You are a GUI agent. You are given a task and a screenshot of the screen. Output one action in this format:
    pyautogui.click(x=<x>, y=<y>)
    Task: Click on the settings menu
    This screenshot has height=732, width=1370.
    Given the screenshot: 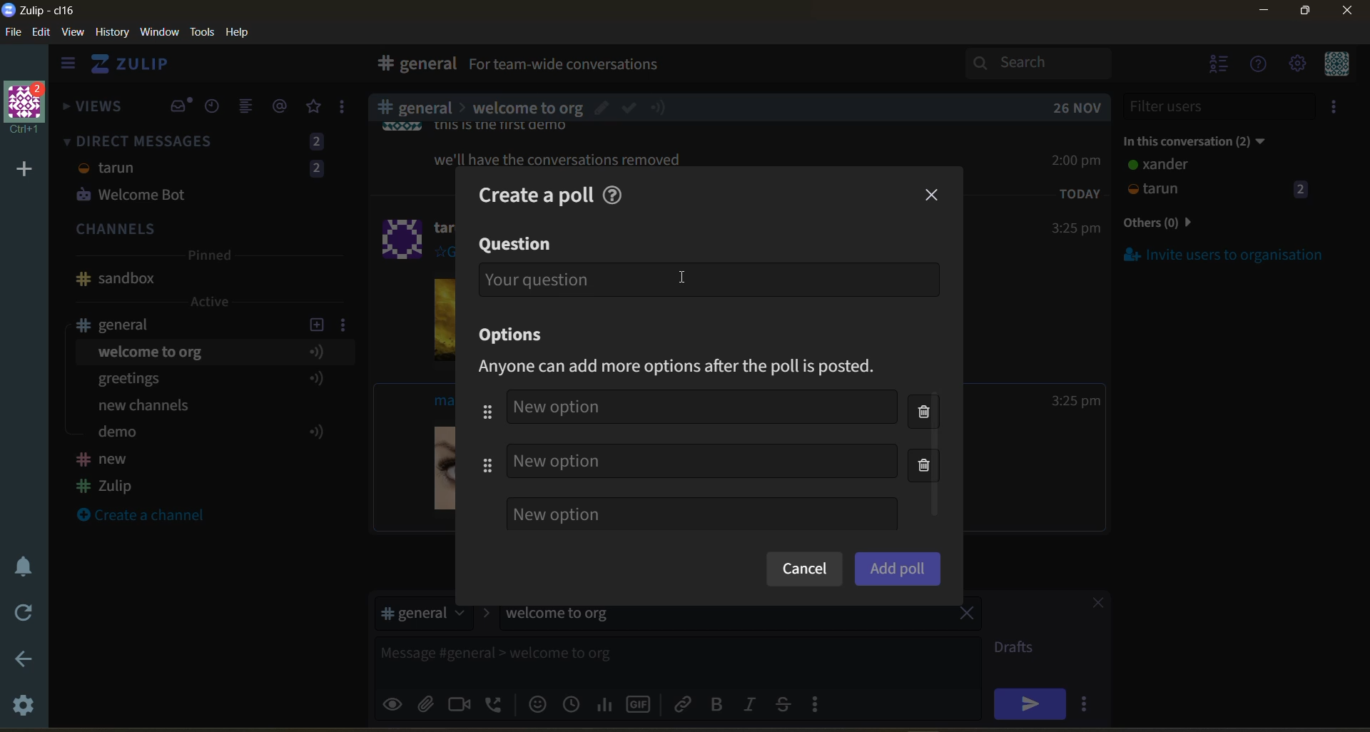 What is the action you would take?
    pyautogui.click(x=1297, y=65)
    